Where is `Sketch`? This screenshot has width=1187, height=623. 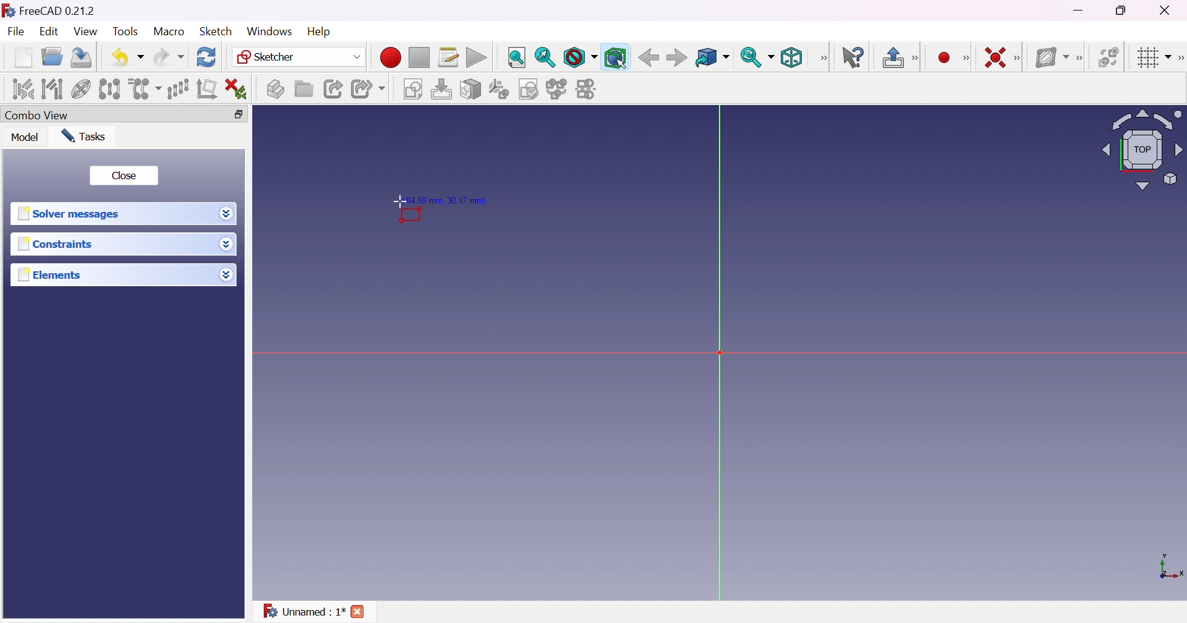
Sketch is located at coordinates (216, 32).